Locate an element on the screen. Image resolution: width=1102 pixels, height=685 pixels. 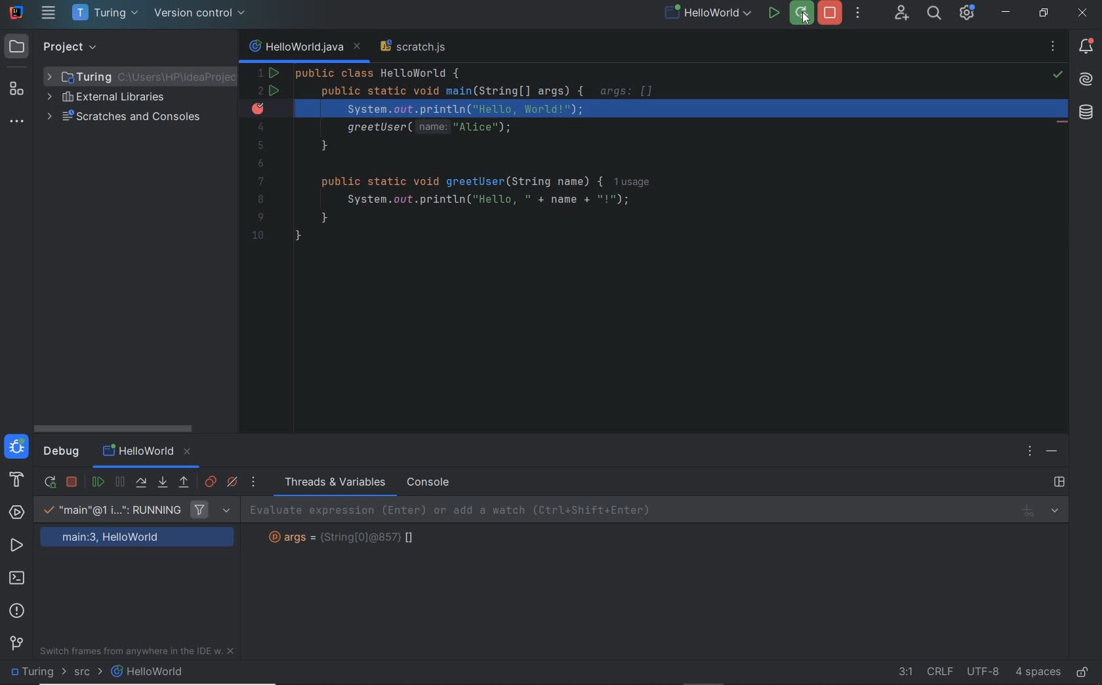
debug is located at coordinates (61, 454).